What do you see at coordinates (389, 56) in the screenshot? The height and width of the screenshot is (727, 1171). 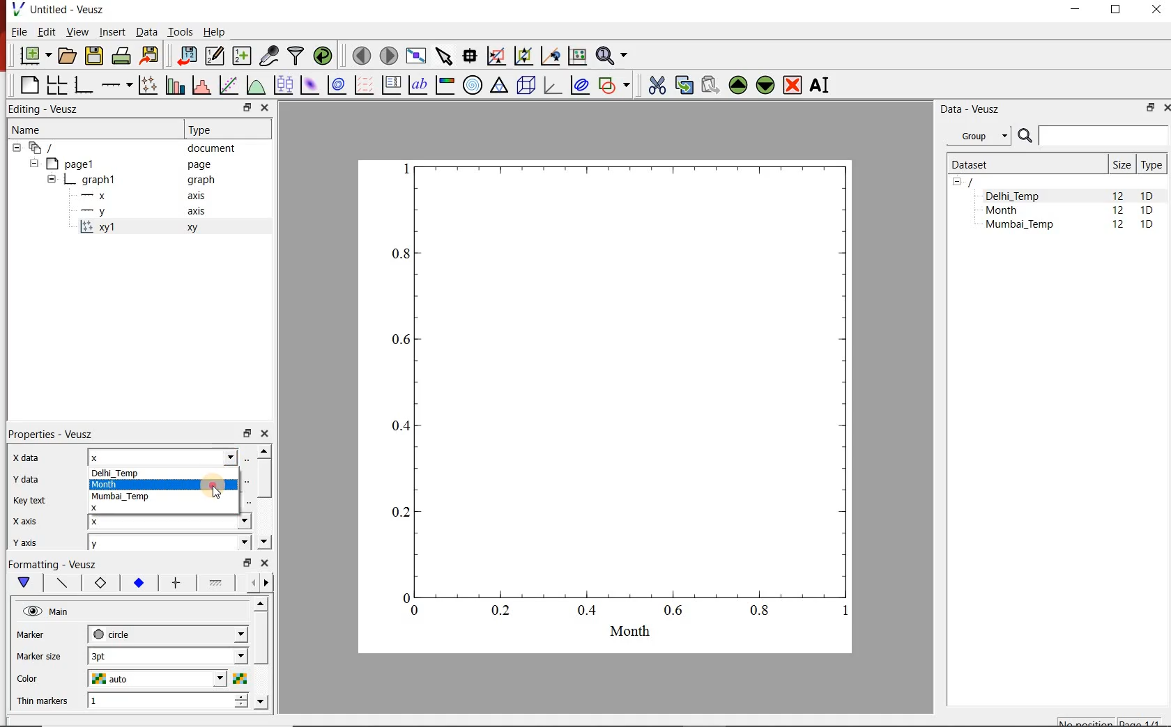 I see `move to the next page` at bounding box center [389, 56].